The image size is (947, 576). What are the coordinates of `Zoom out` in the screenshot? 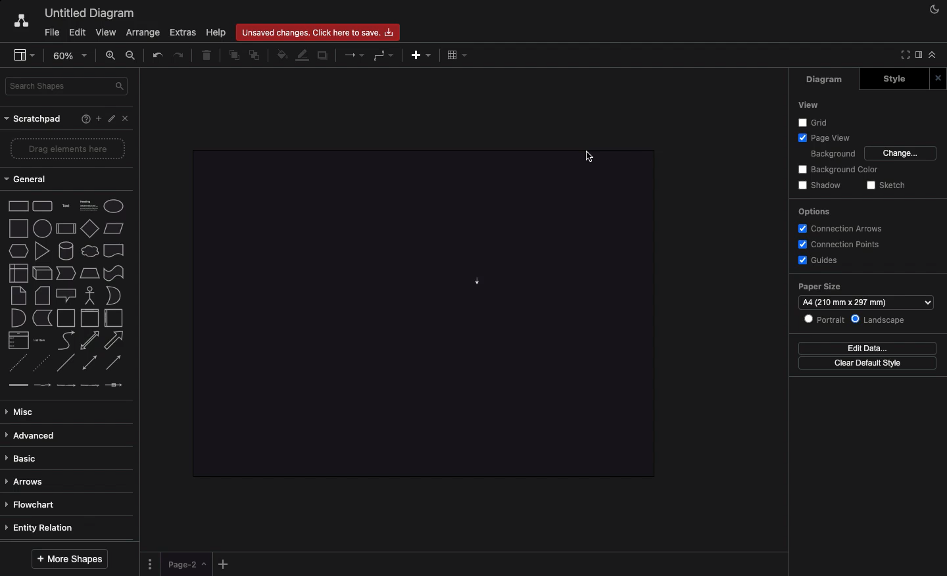 It's located at (132, 55).